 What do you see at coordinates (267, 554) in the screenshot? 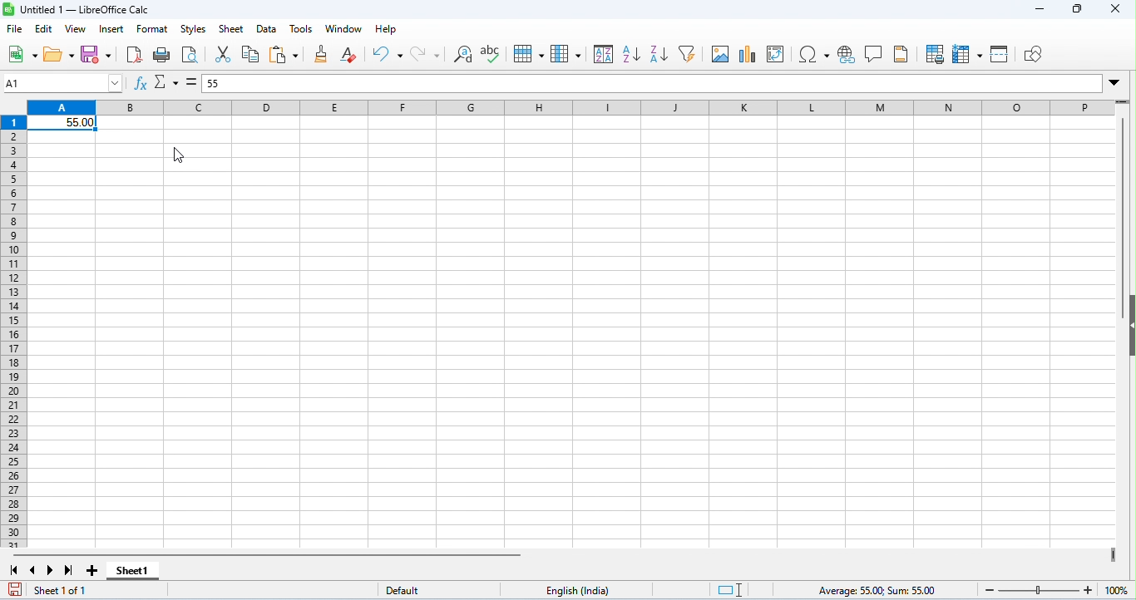
I see `horizontal scroll bar` at bounding box center [267, 554].